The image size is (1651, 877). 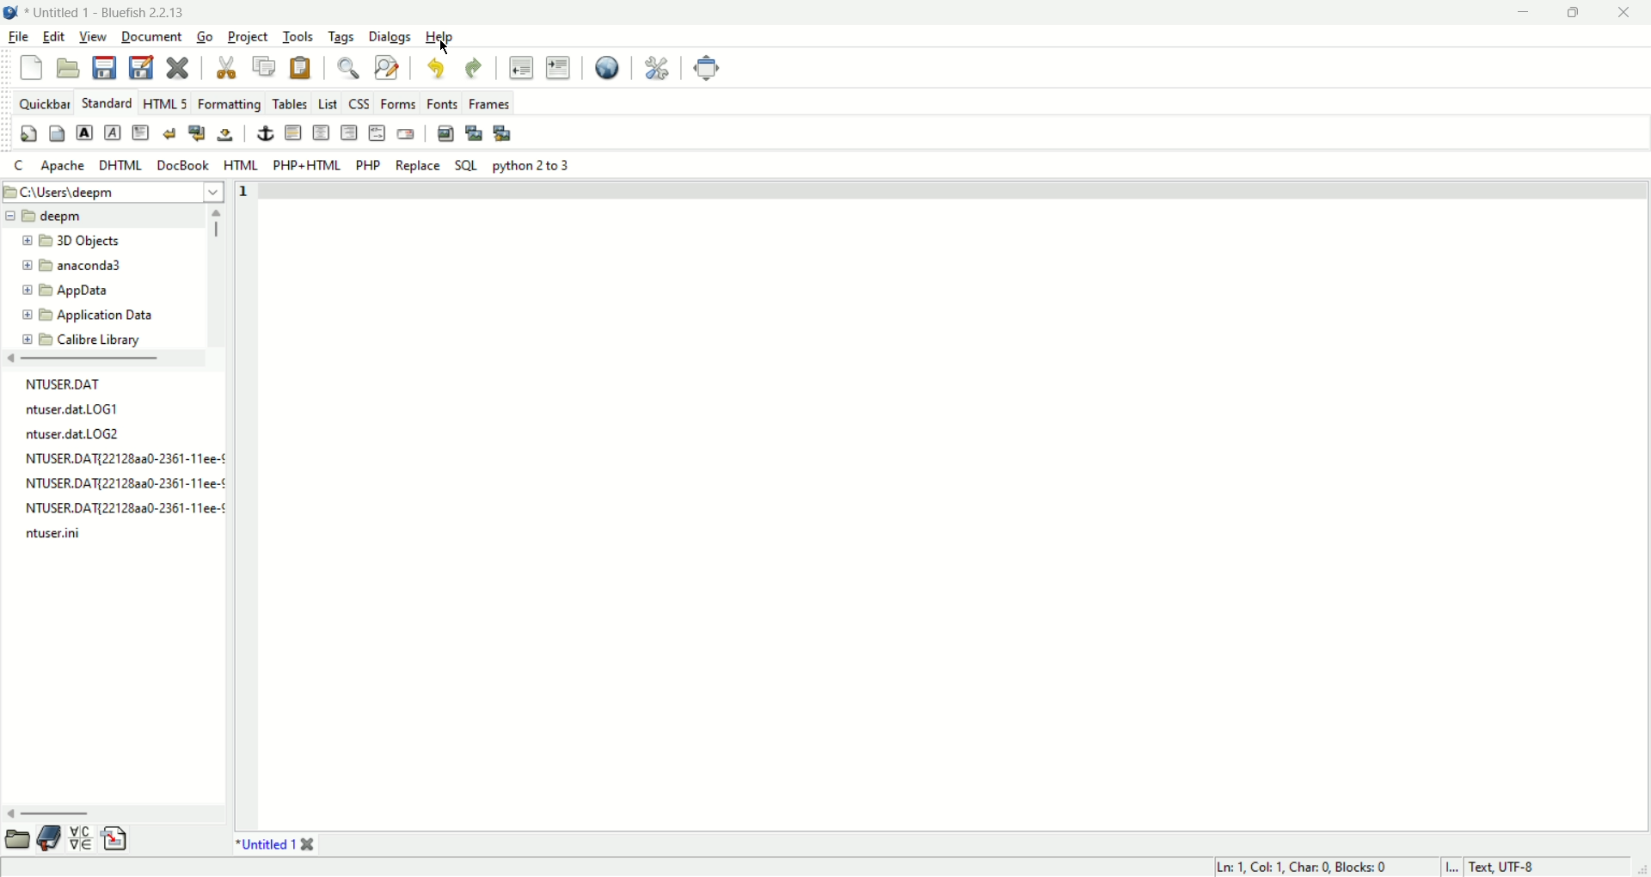 What do you see at coordinates (143, 66) in the screenshot?
I see `save as` at bounding box center [143, 66].